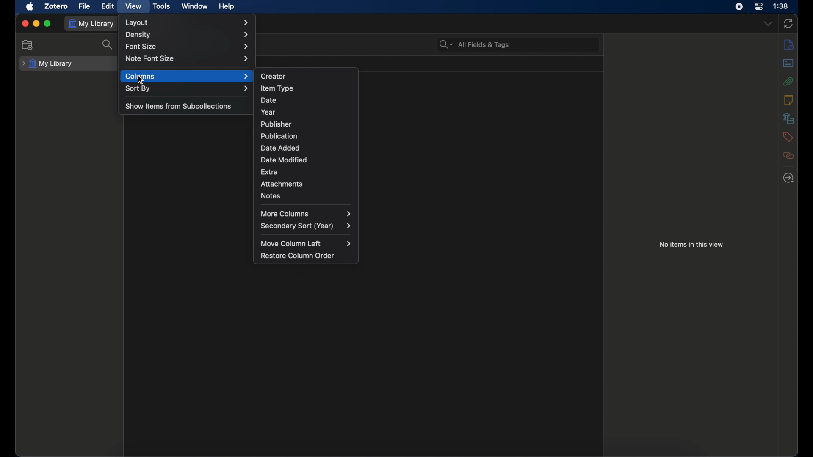  What do you see at coordinates (789, 44) in the screenshot?
I see `info` at bounding box center [789, 44].